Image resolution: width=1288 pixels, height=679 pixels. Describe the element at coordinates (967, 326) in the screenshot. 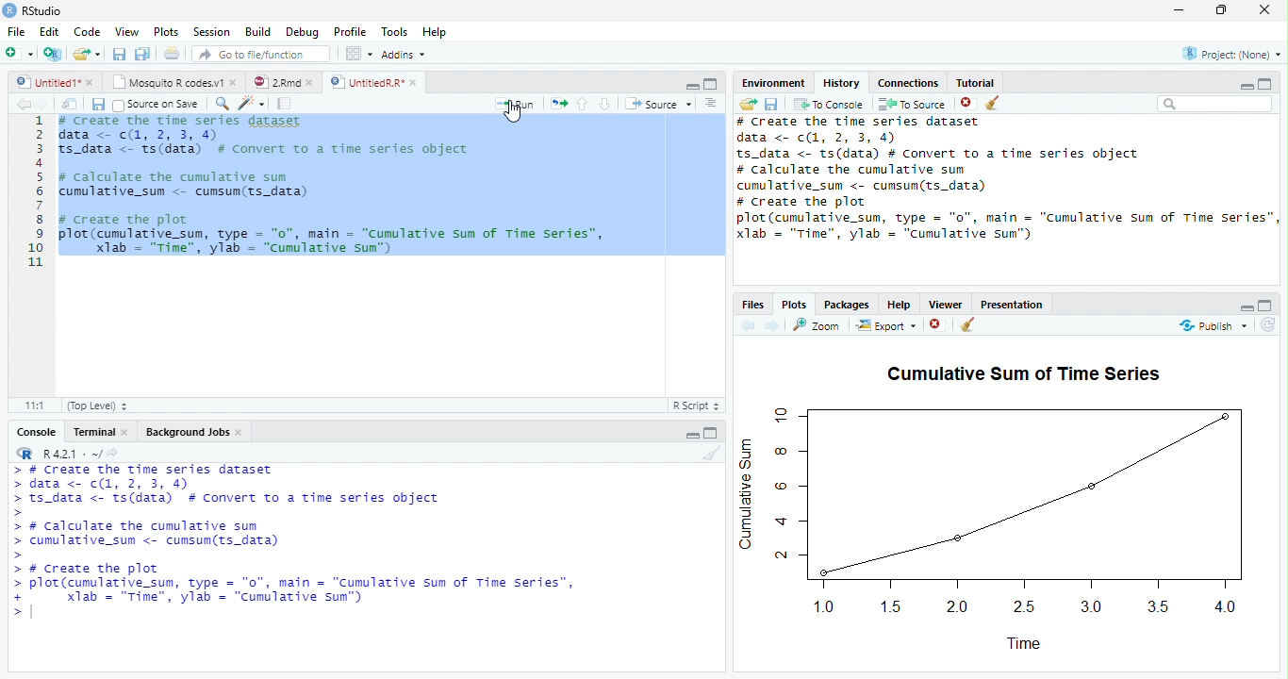

I see `Clear Console` at that location.